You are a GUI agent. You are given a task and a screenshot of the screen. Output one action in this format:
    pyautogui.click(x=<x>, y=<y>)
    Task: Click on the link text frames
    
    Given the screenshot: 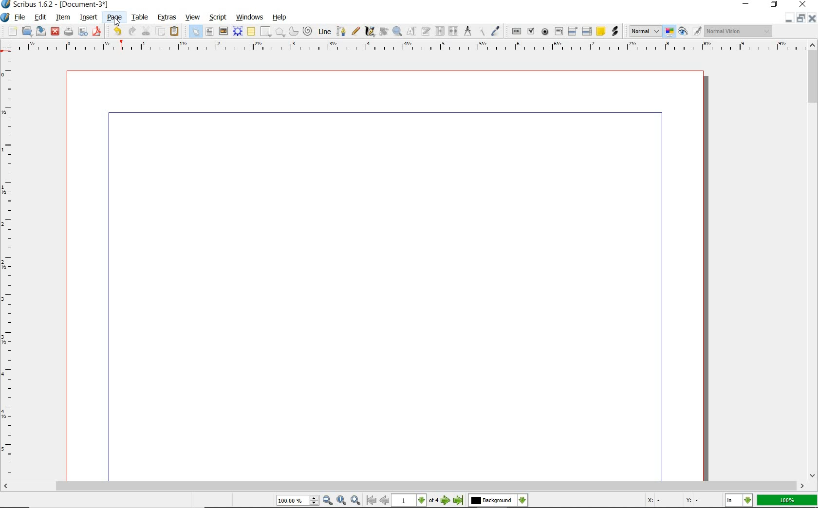 What is the action you would take?
    pyautogui.click(x=441, y=31)
    